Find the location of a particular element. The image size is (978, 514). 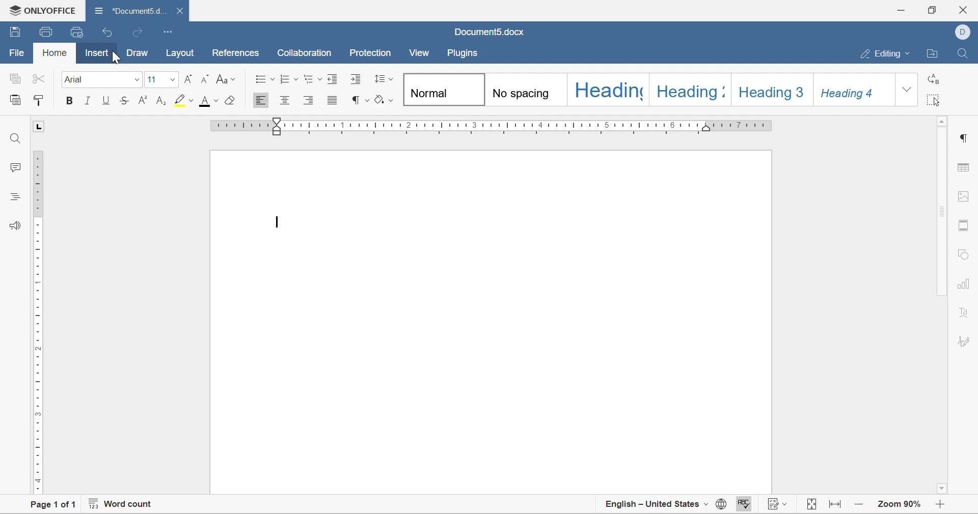

quick print is located at coordinates (77, 31).